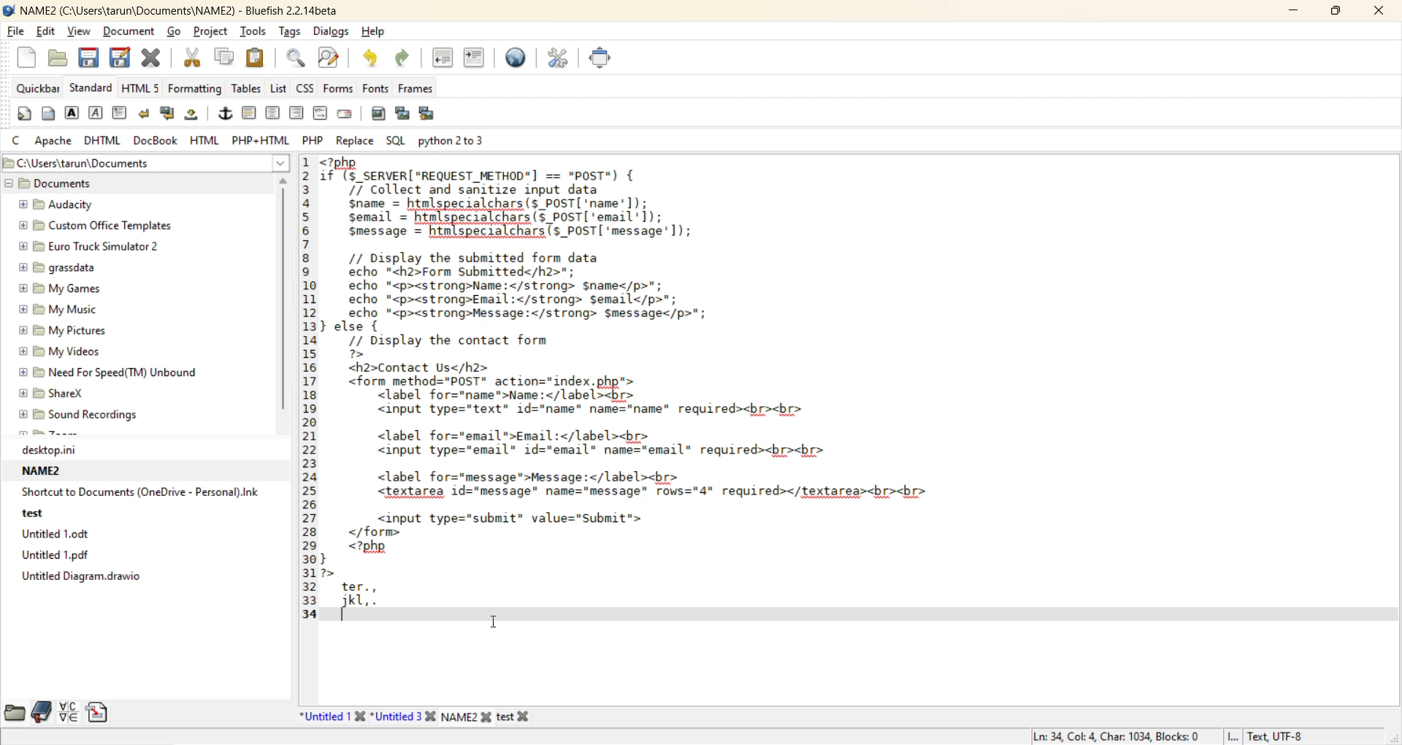  What do you see at coordinates (204, 140) in the screenshot?
I see `html` at bounding box center [204, 140].